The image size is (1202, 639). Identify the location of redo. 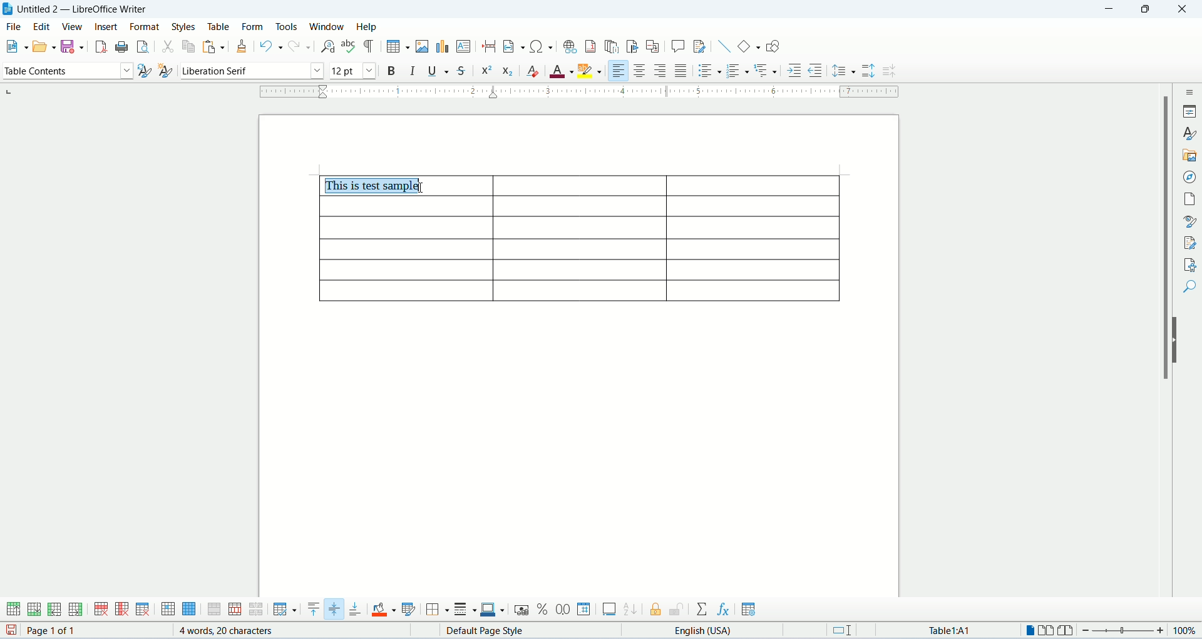
(300, 46).